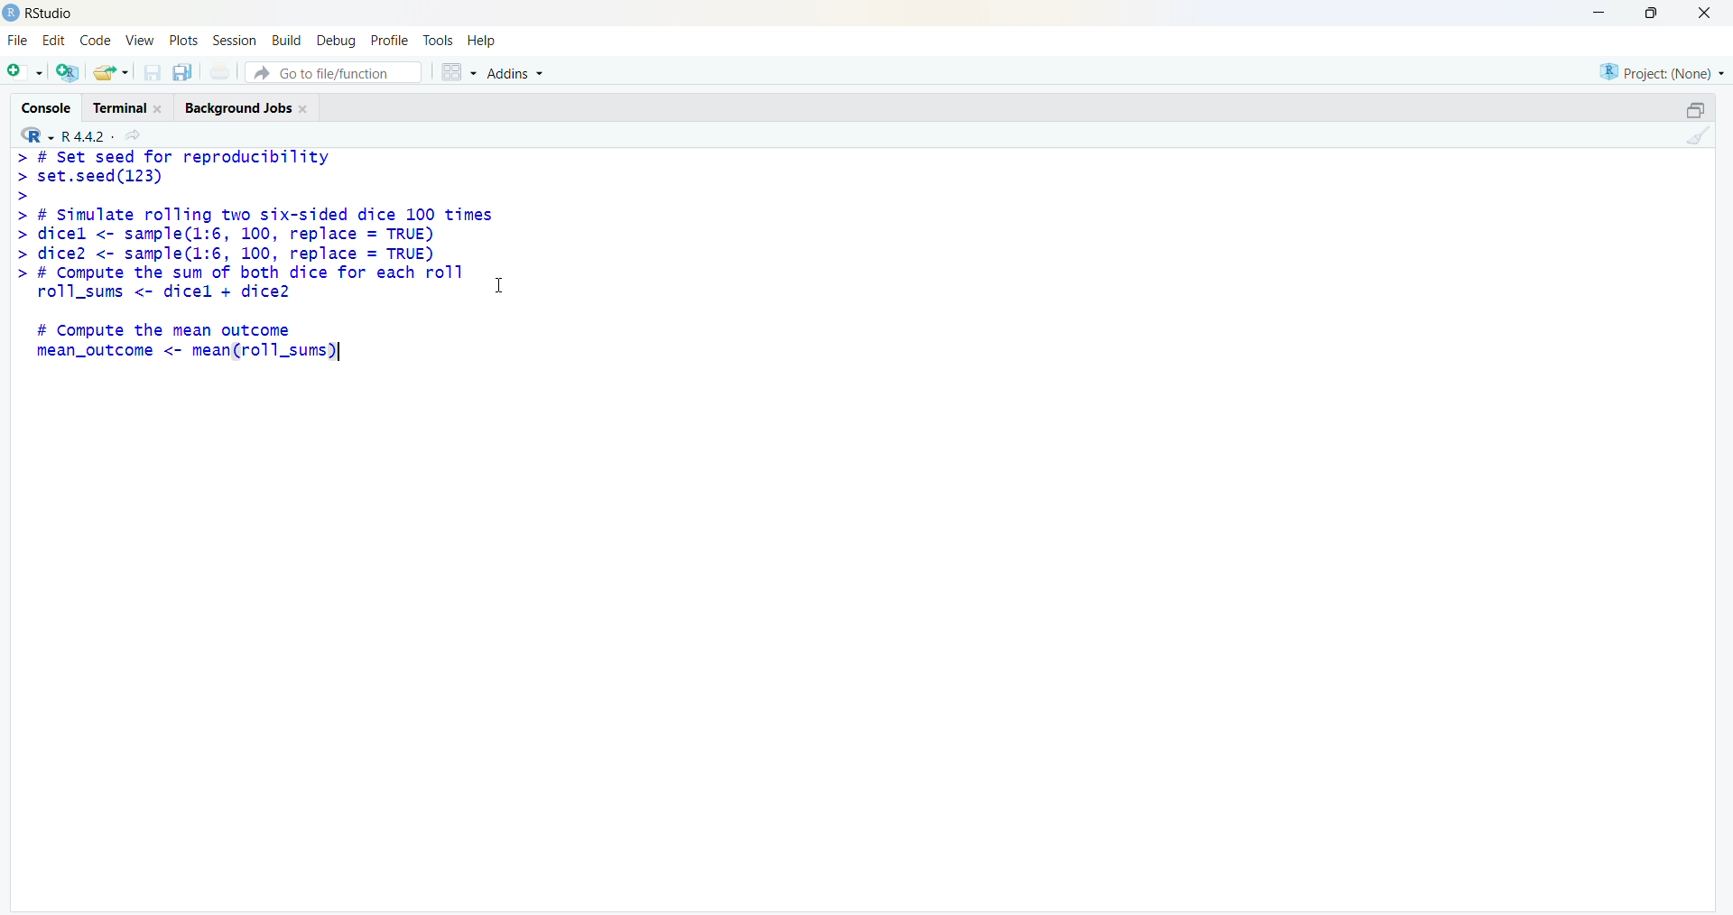 The image size is (1733, 915). What do you see at coordinates (498, 286) in the screenshot?
I see `cursor` at bounding box center [498, 286].